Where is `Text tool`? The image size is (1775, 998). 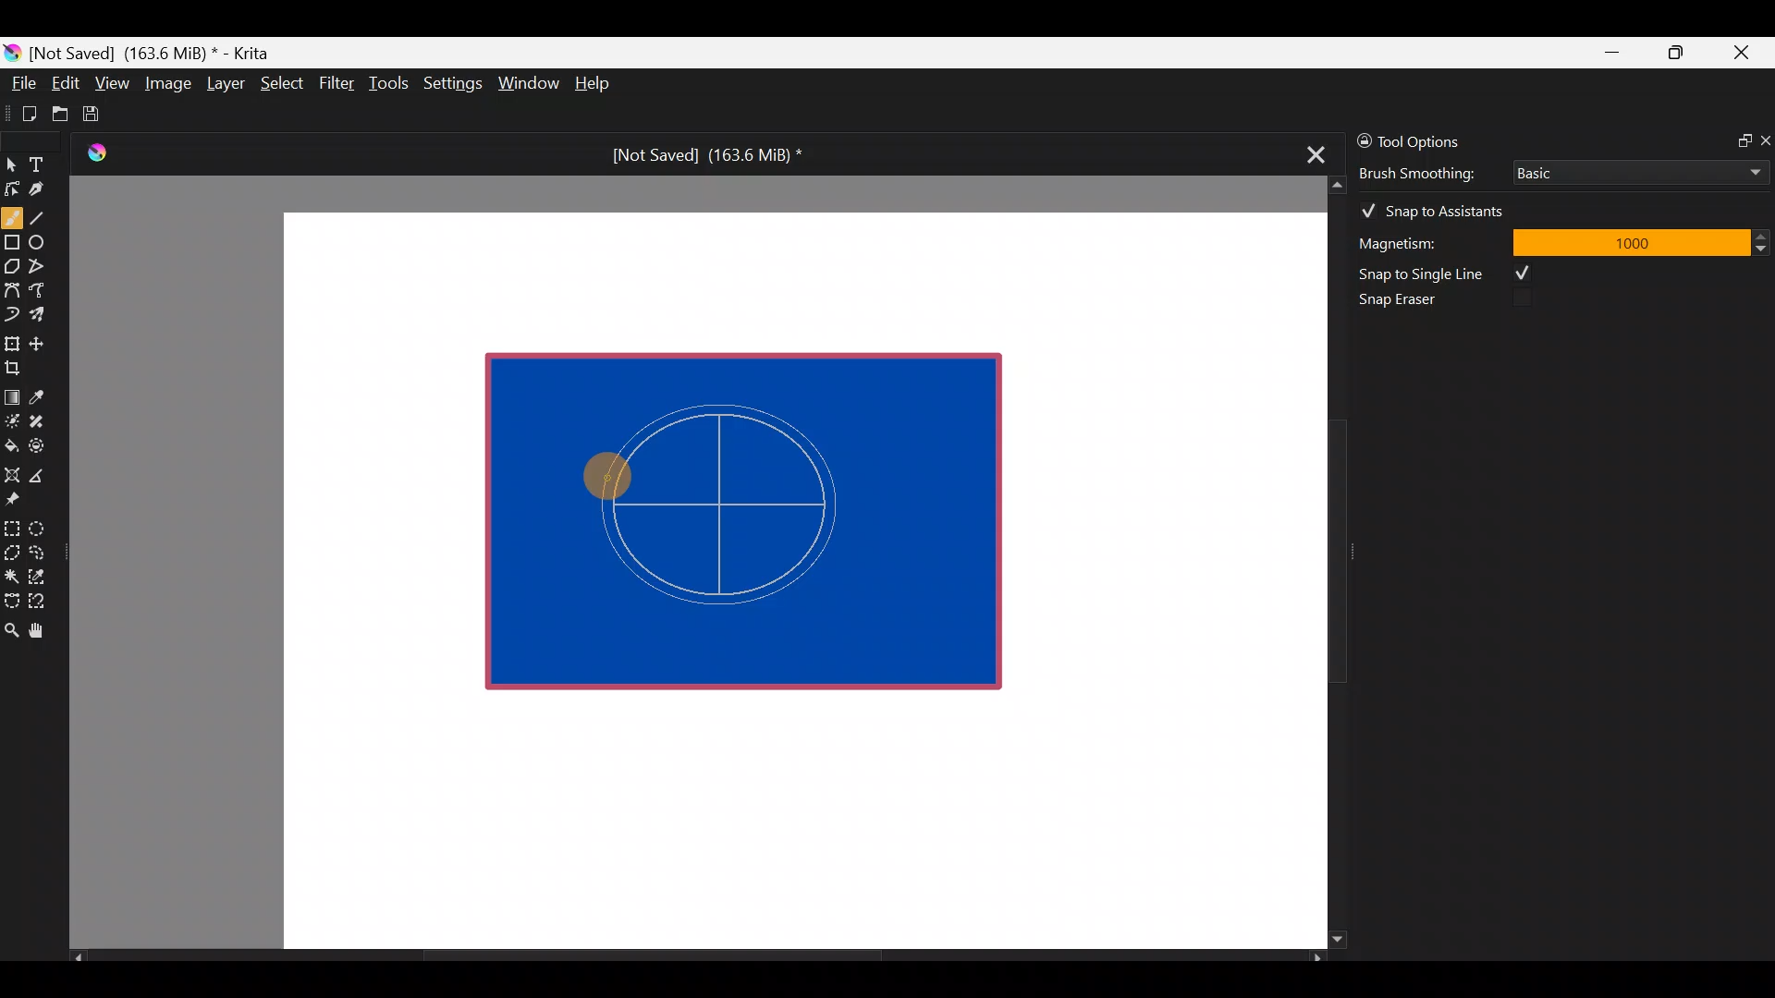
Text tool is located at coordinates (46, 164).